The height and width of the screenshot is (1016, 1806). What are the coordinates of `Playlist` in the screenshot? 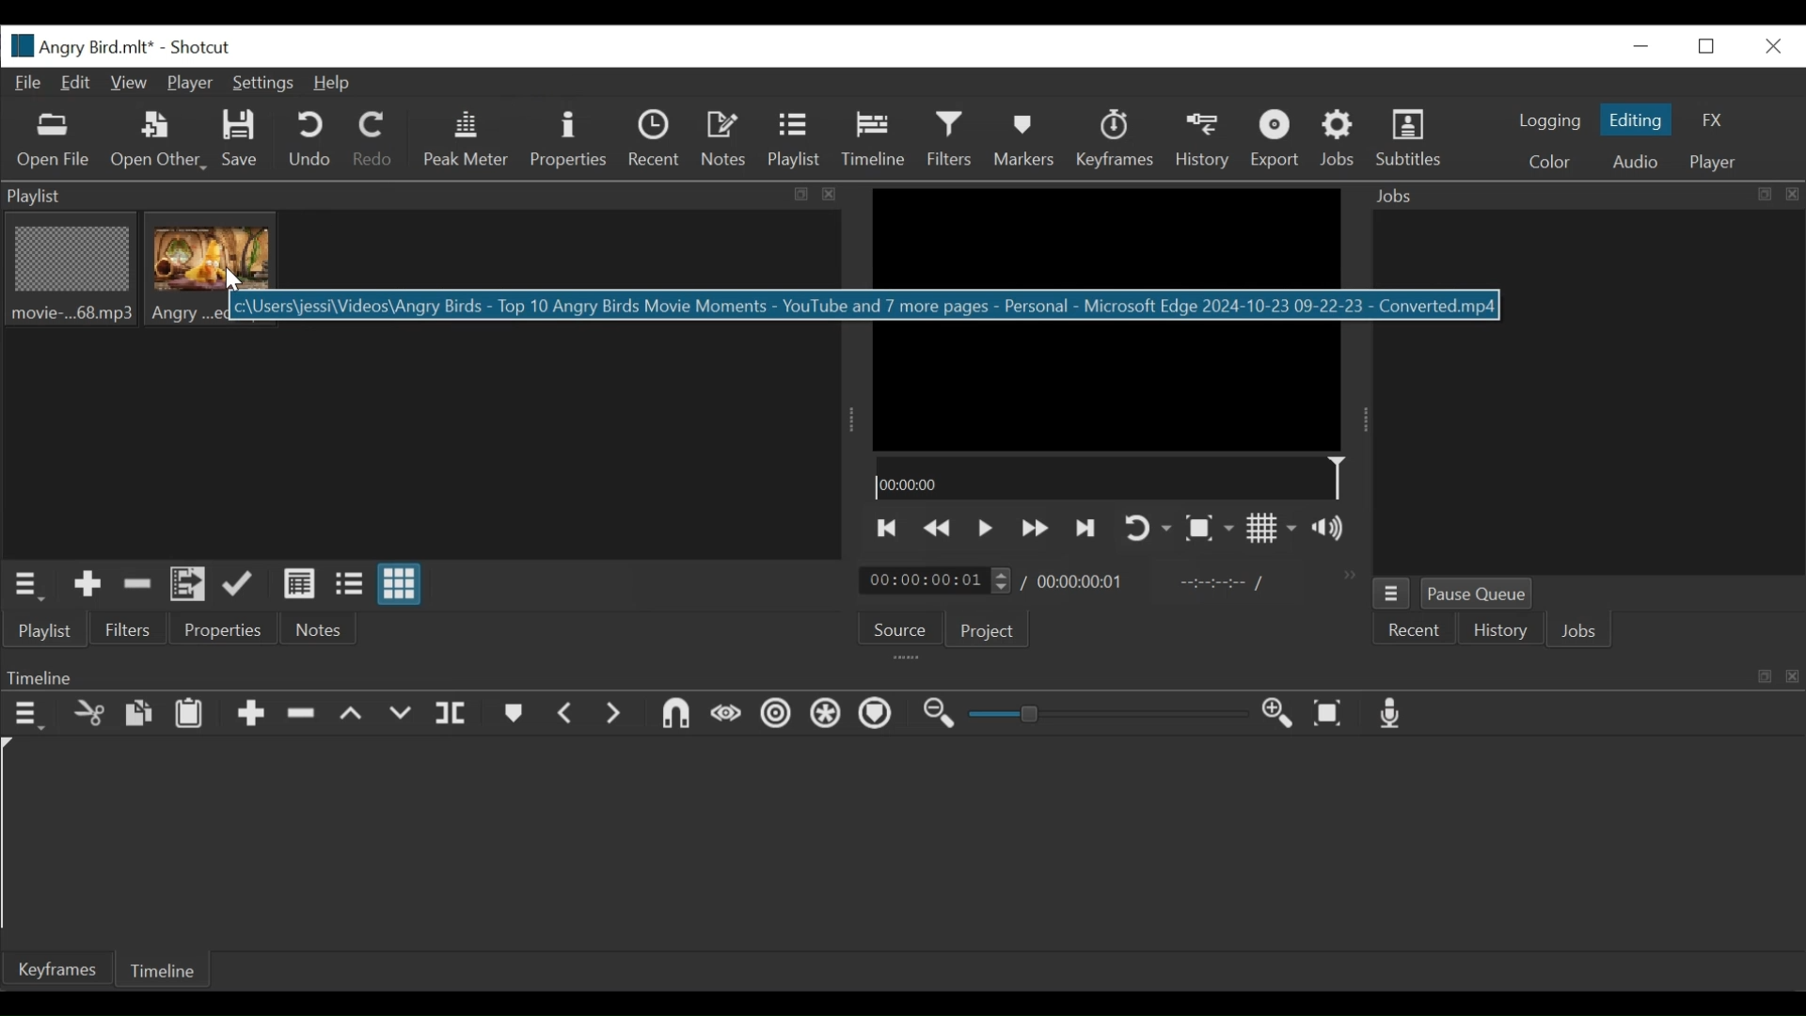 It's located at (46, 631).